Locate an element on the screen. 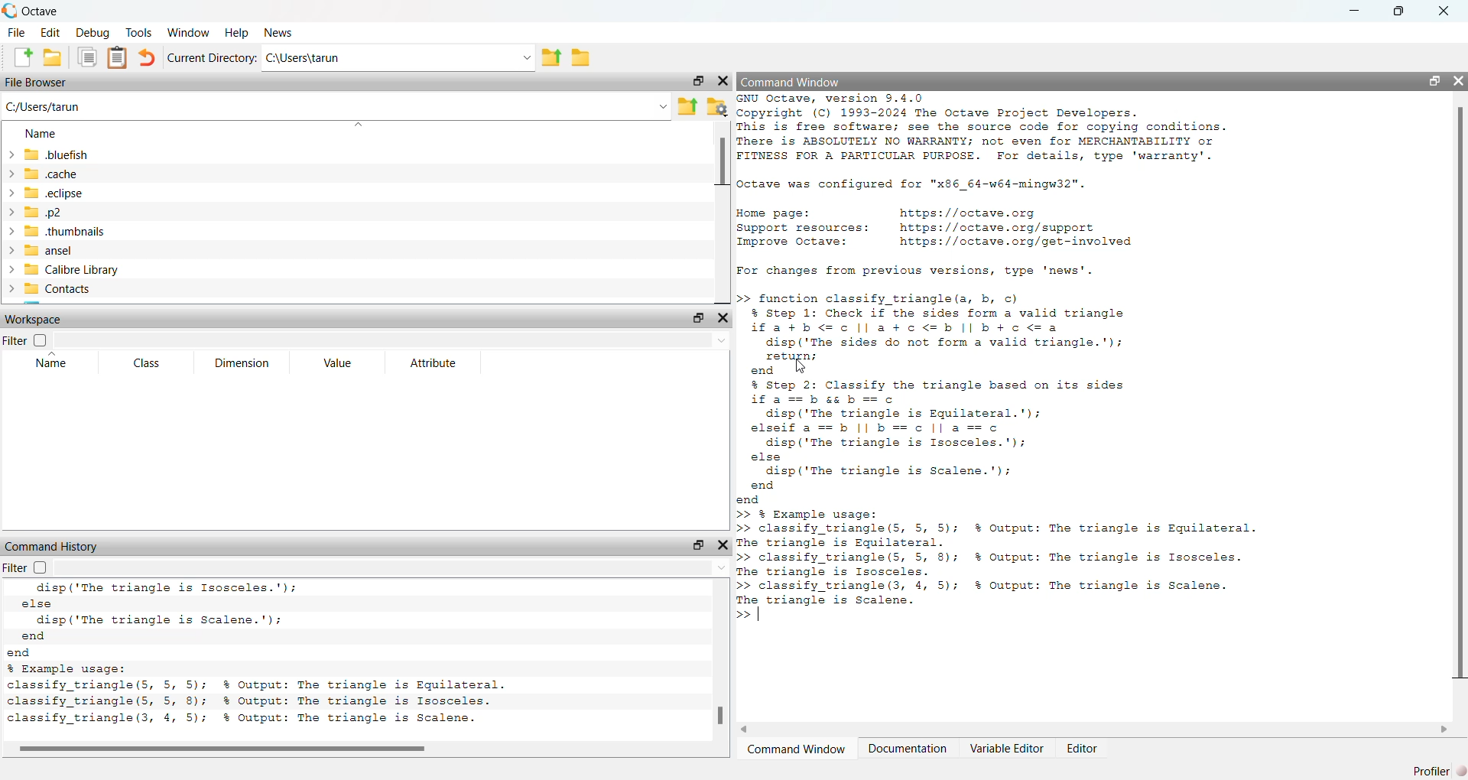 This screenshot has height=780, width=1468. hide widget is located at coordinates (724, 80).